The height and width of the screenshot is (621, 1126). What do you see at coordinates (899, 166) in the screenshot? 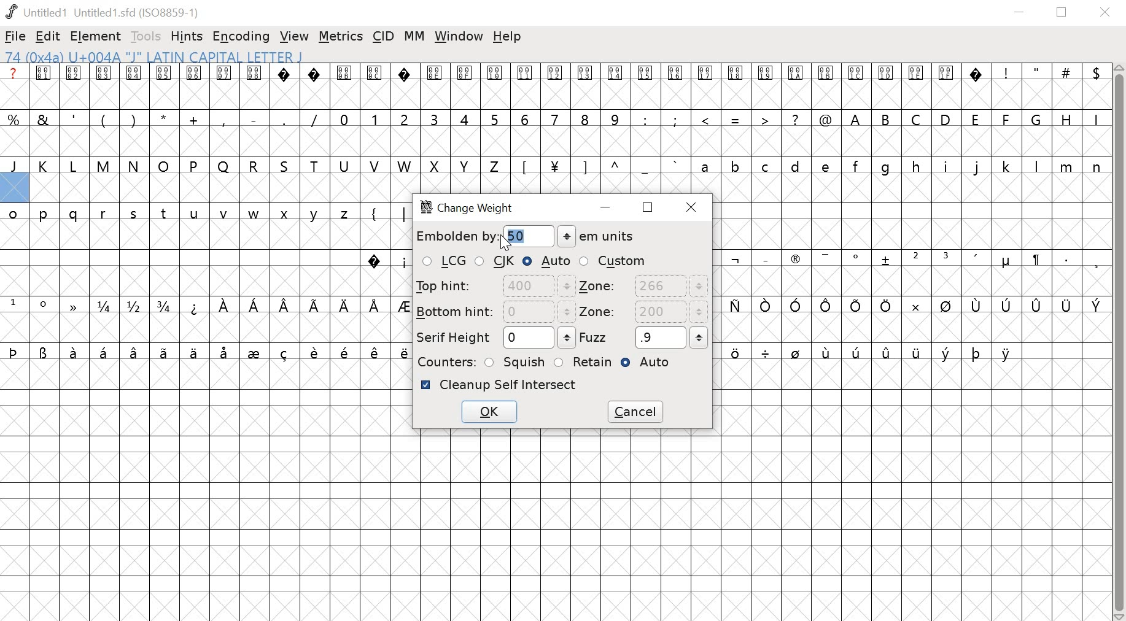
I see `lower case letter` at bounding box center [899, 166].